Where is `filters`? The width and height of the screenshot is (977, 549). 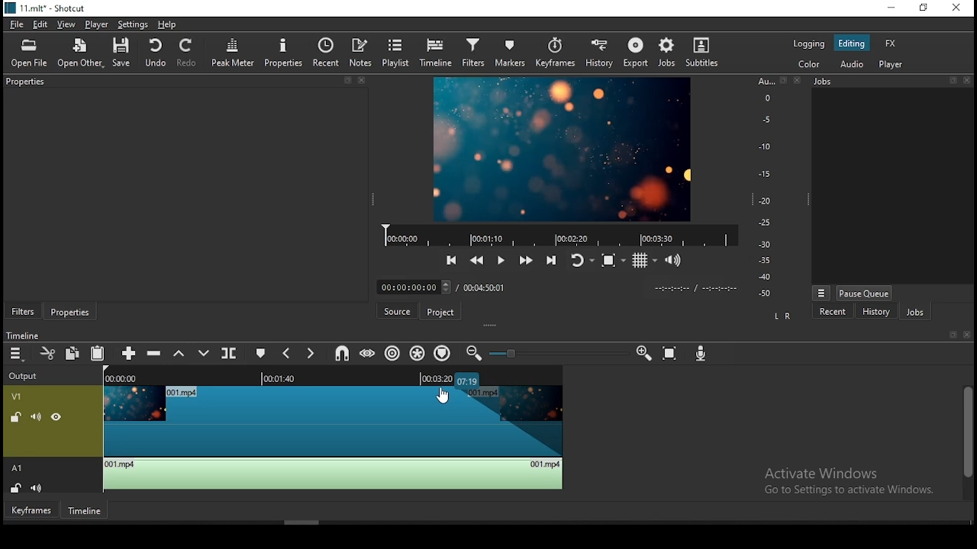
filters is located at coordinates (22, 310).